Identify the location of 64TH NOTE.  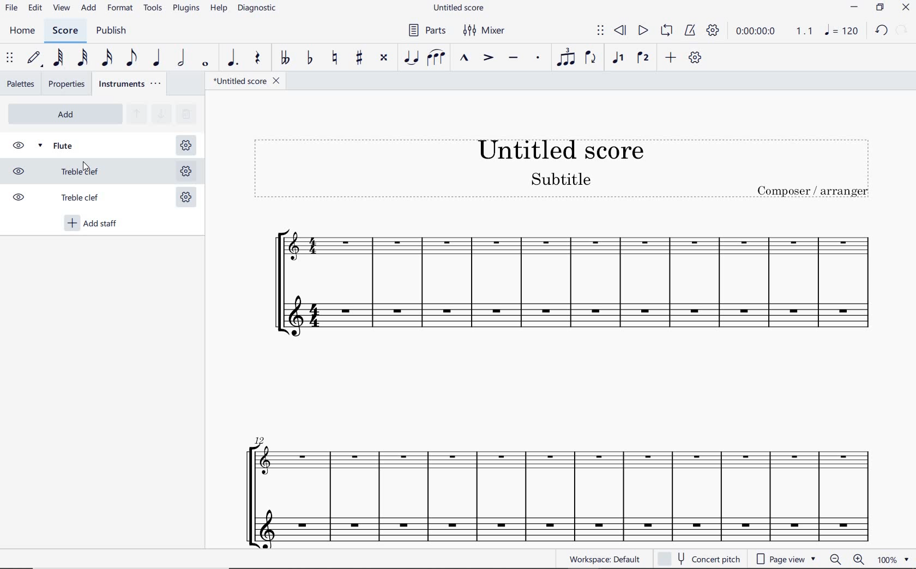
(59, 58).